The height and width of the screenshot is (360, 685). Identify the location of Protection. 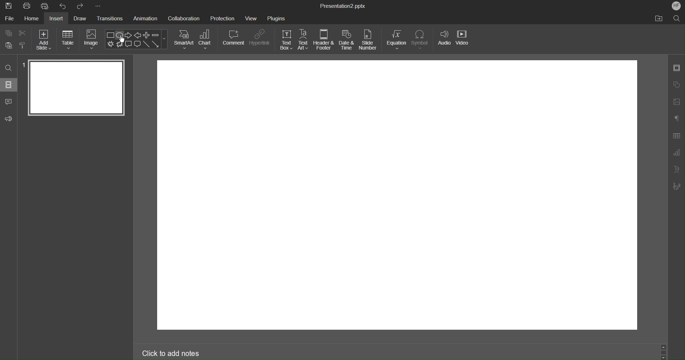
(222, 18).